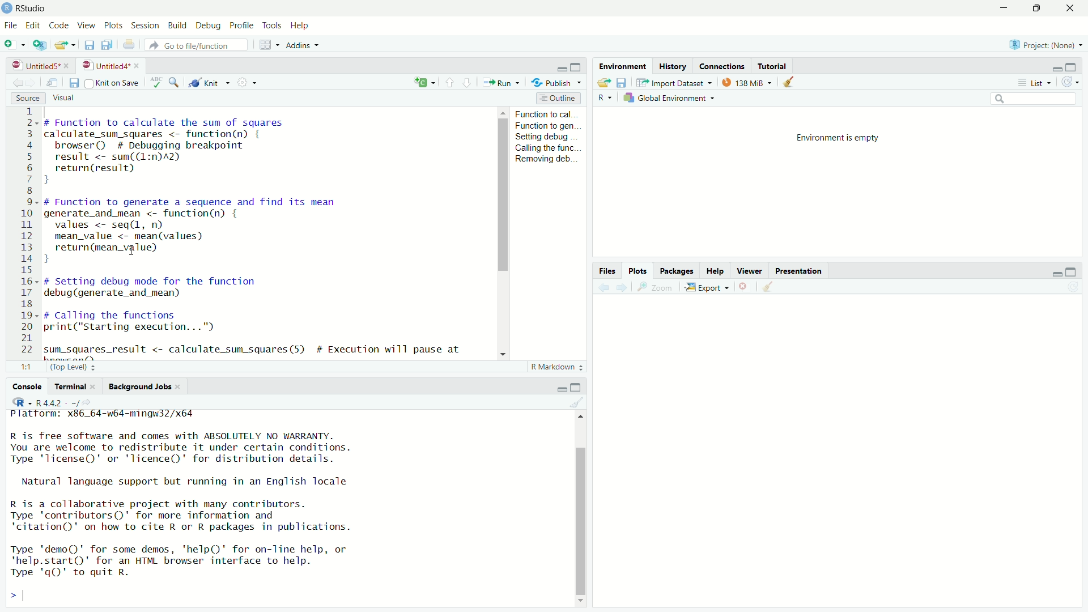  I want to click on RStudio, so click(34, 8).